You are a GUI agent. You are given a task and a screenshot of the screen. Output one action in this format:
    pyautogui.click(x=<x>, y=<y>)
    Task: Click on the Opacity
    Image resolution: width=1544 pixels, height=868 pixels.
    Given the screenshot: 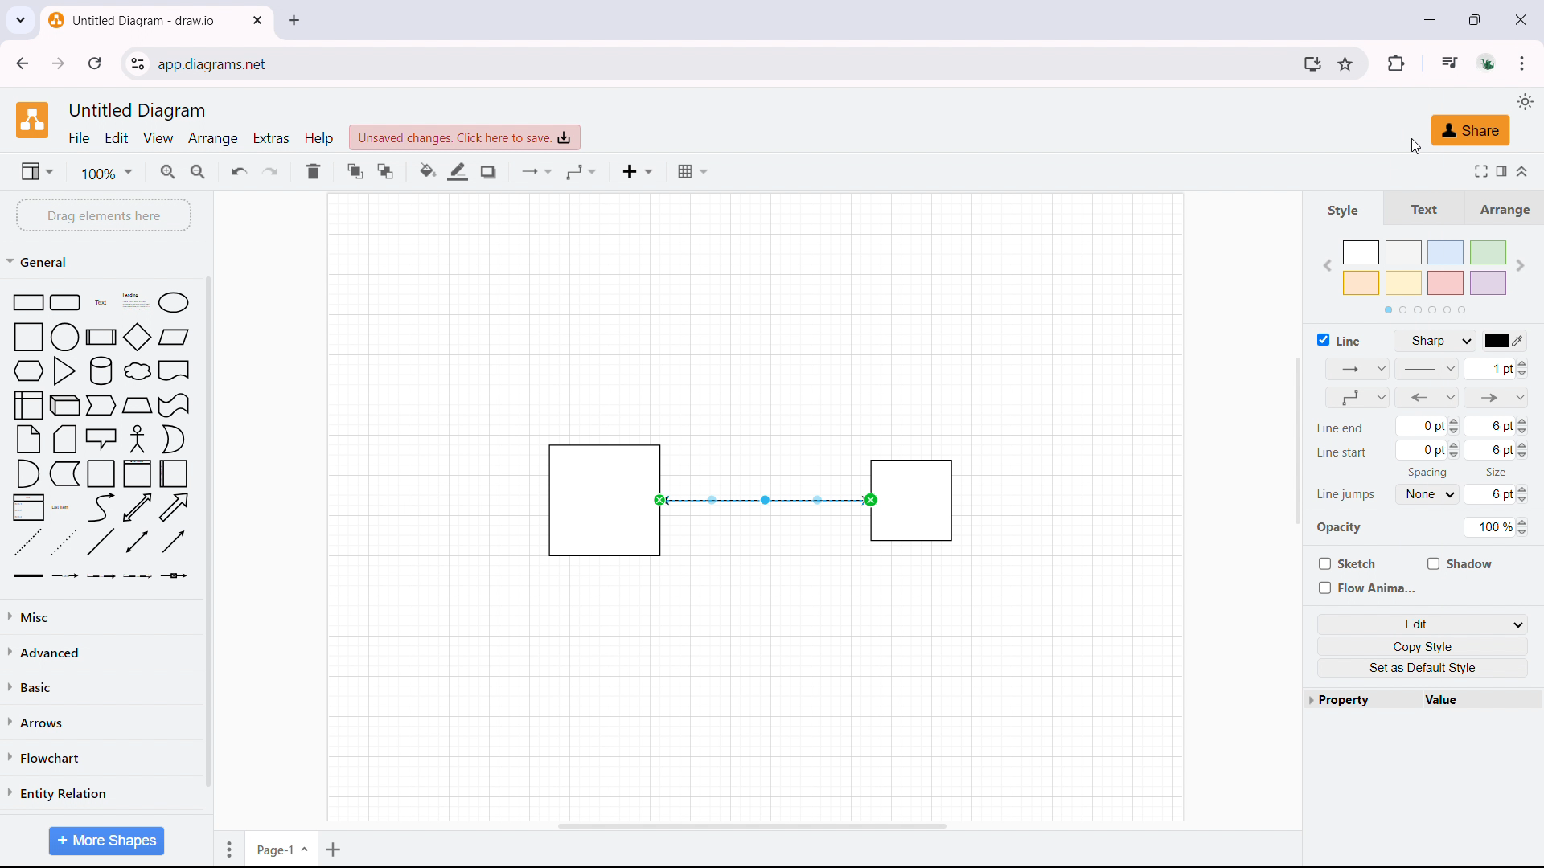 What is the action you would take?
    pyautogui.click(x=1339, y=528)
    